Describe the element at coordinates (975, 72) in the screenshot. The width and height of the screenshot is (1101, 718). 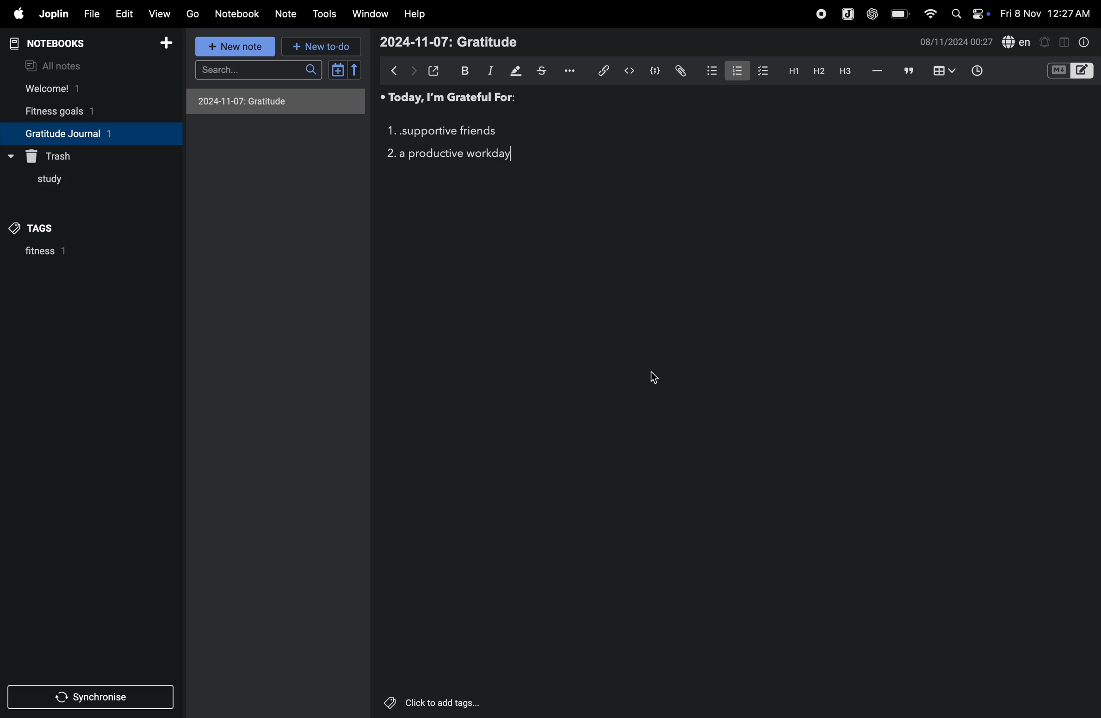
I see `insert time` at that location.